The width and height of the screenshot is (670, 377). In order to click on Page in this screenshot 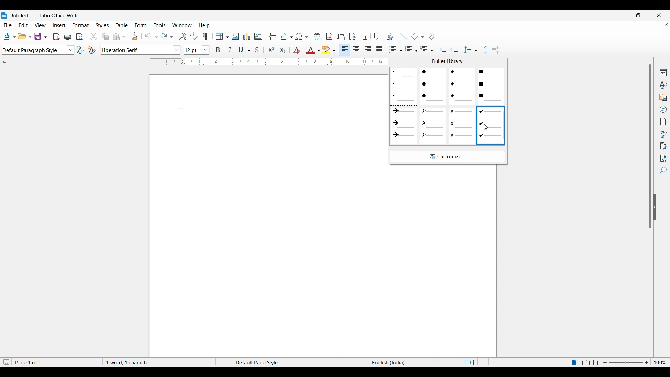, I will do `click(663, 120)`.